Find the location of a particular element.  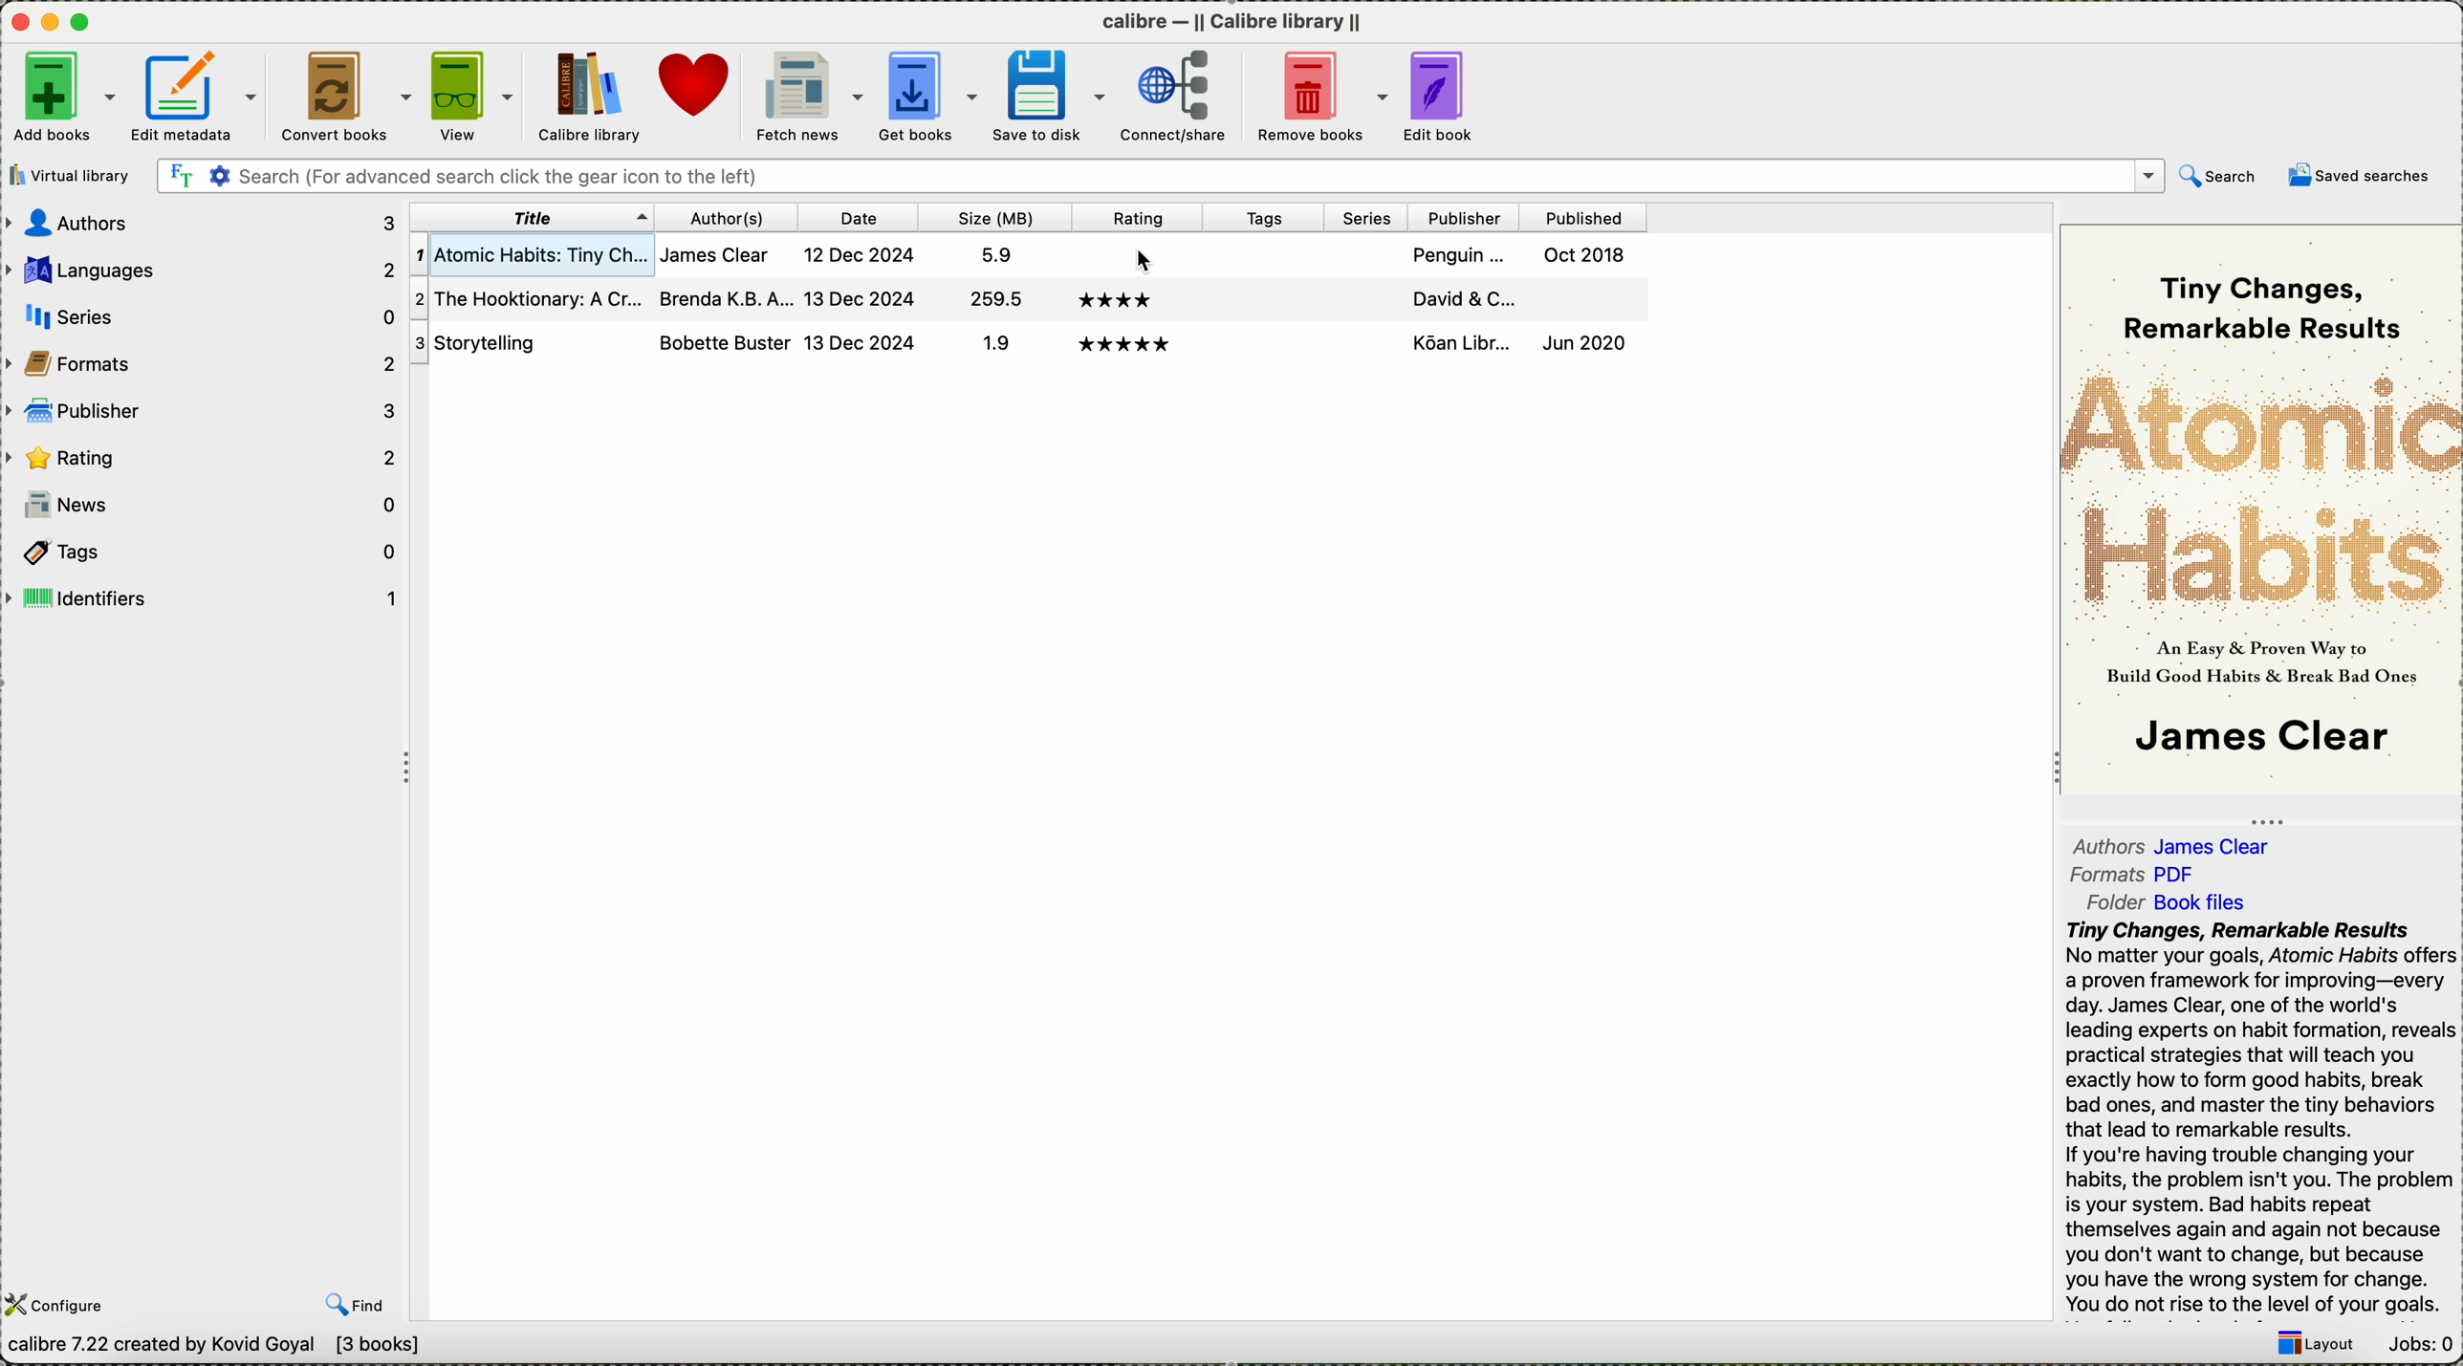

publisher is located at coordinates (1464, 215).